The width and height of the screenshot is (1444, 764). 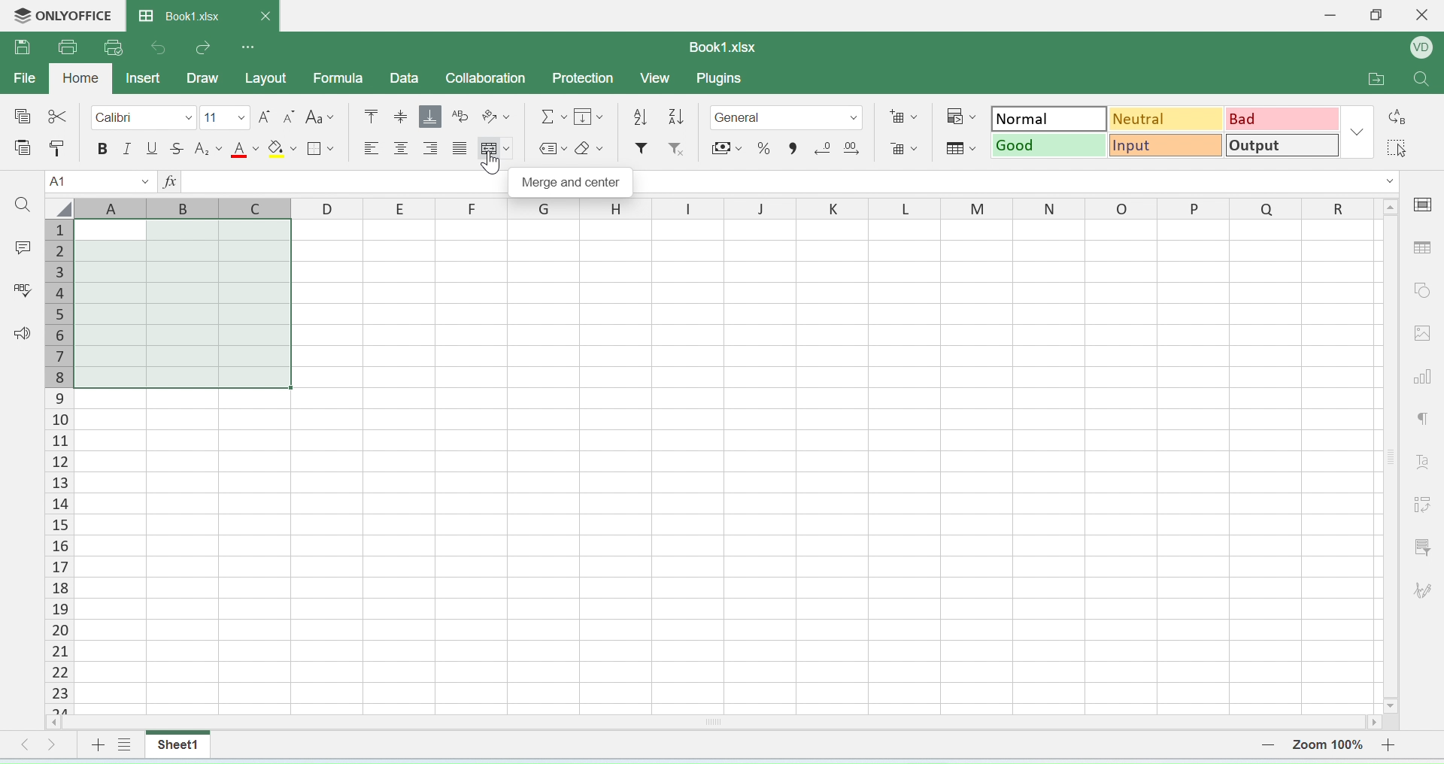 I want to click on zoom out, so click(x=1265, y=744).